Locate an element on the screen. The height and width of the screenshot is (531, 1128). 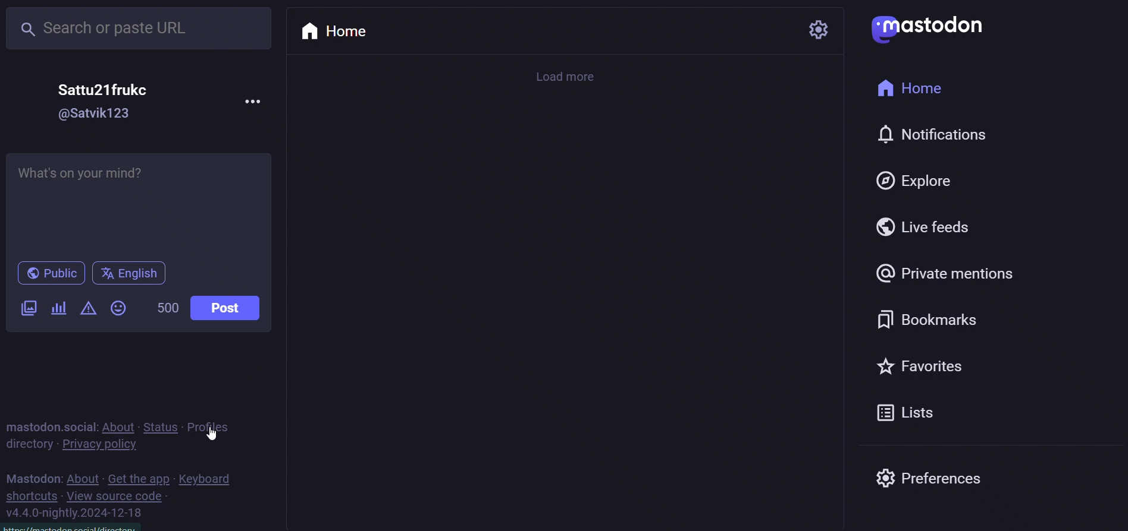
shortcut is located at coordinates (33, 495).